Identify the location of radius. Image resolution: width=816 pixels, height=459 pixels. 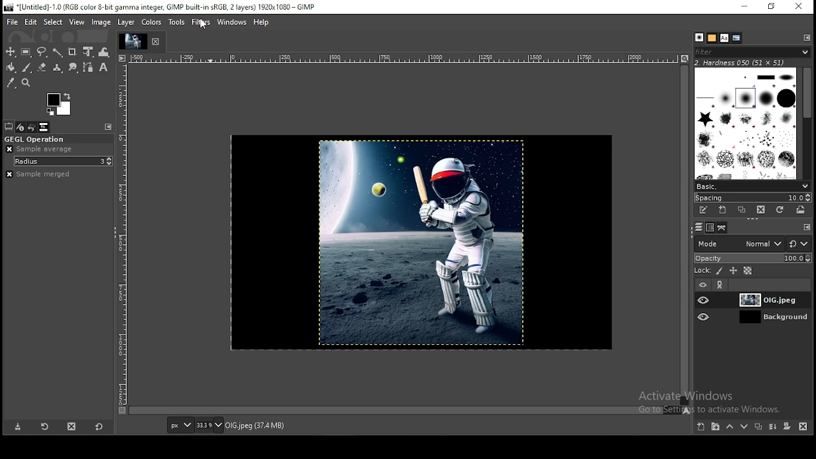
(64, 161).